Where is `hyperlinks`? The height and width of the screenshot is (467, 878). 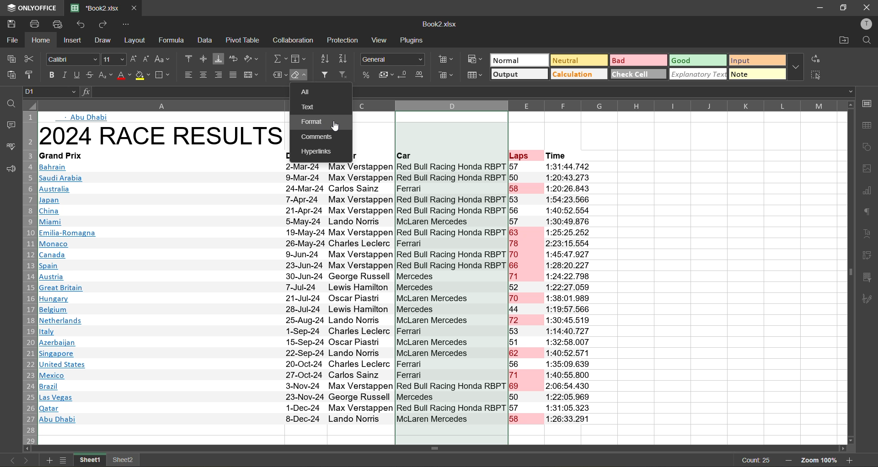 hyperlinks is located at coordinates (318, 152).